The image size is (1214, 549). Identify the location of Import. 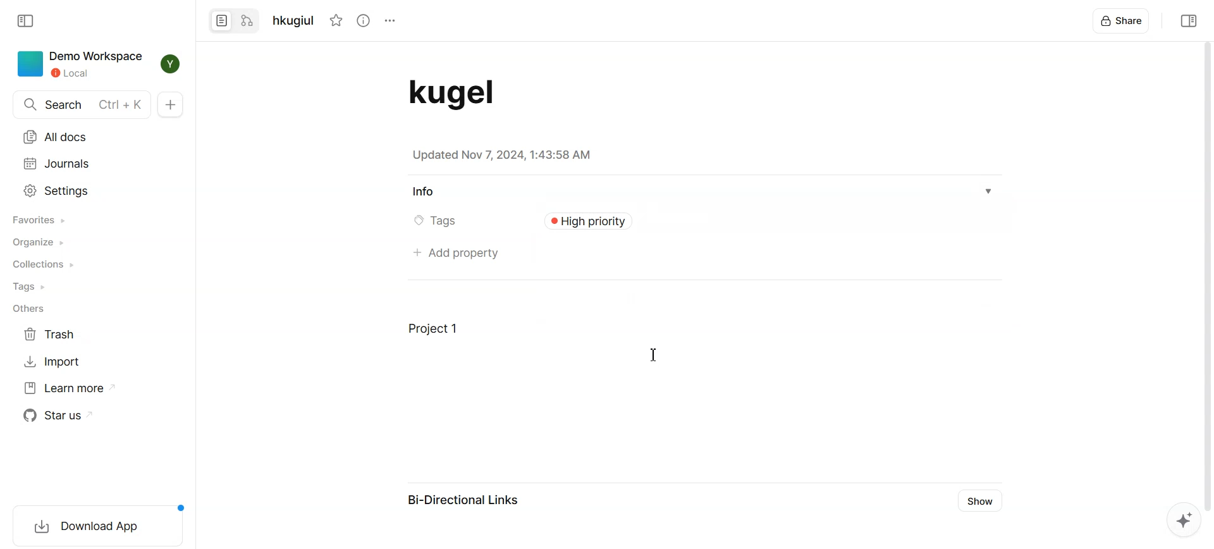
(54, 361).